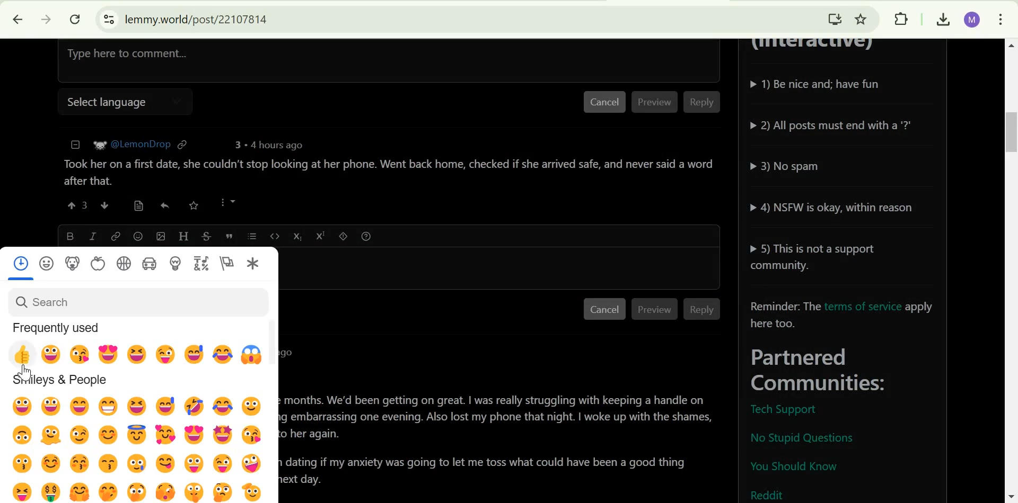  What do you see at coordinates (252, 236) in the screenshot?
I see `list` at bounding box center [252, 236].